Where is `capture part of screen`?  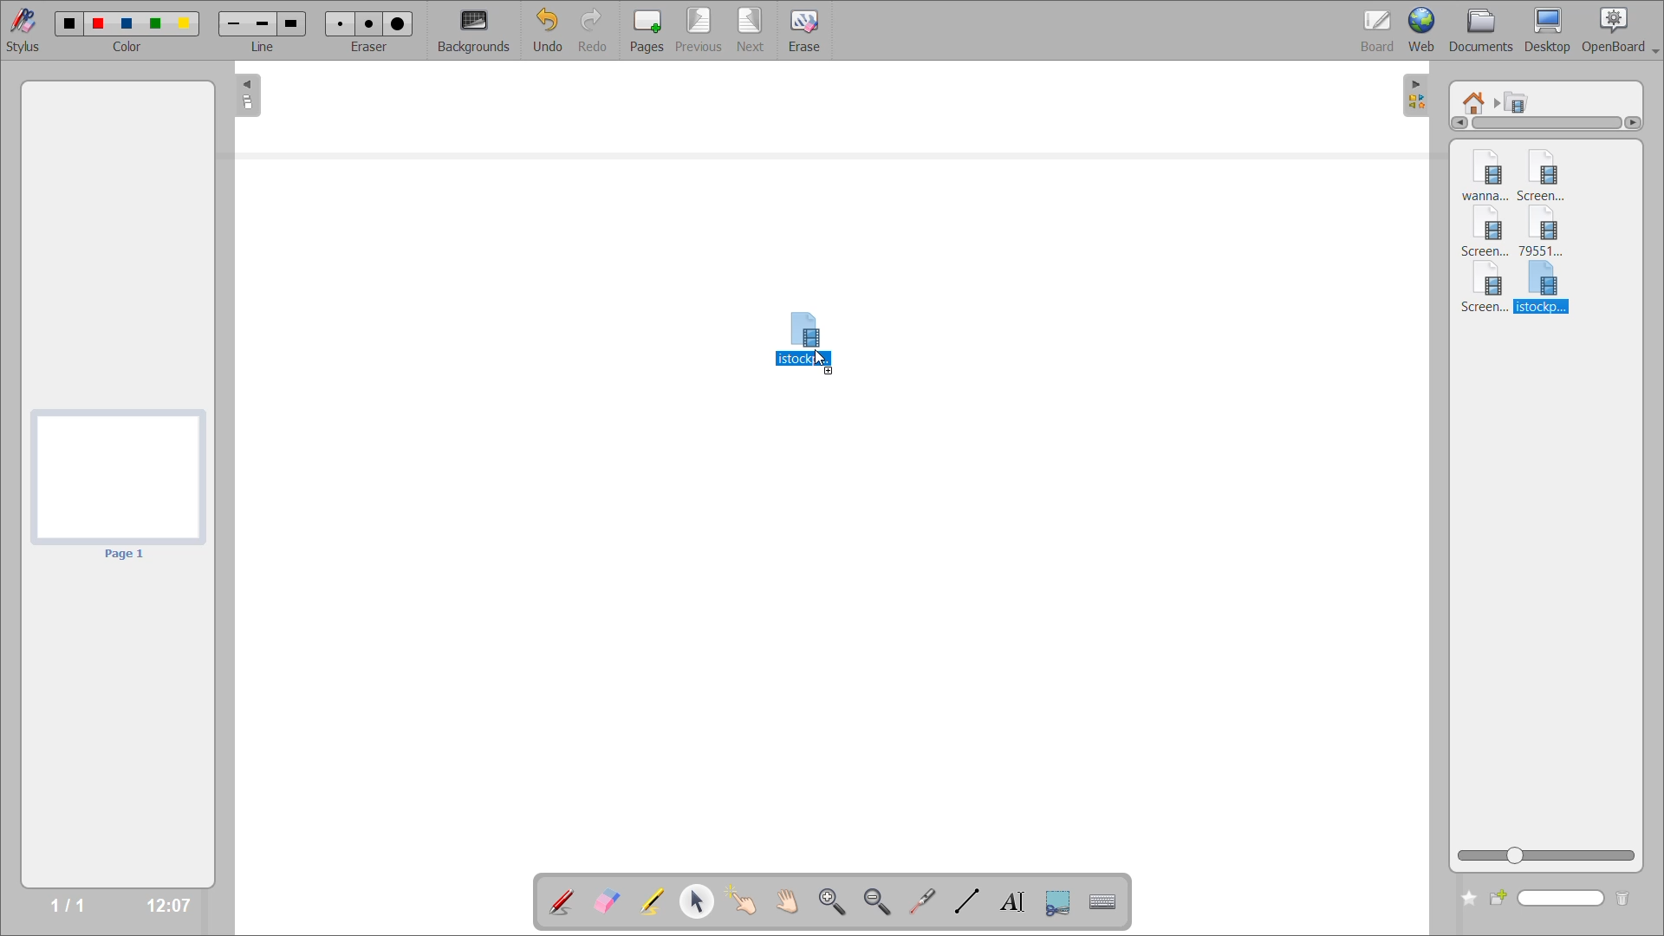 capture part of screen is located at coordinates (1059, 901).